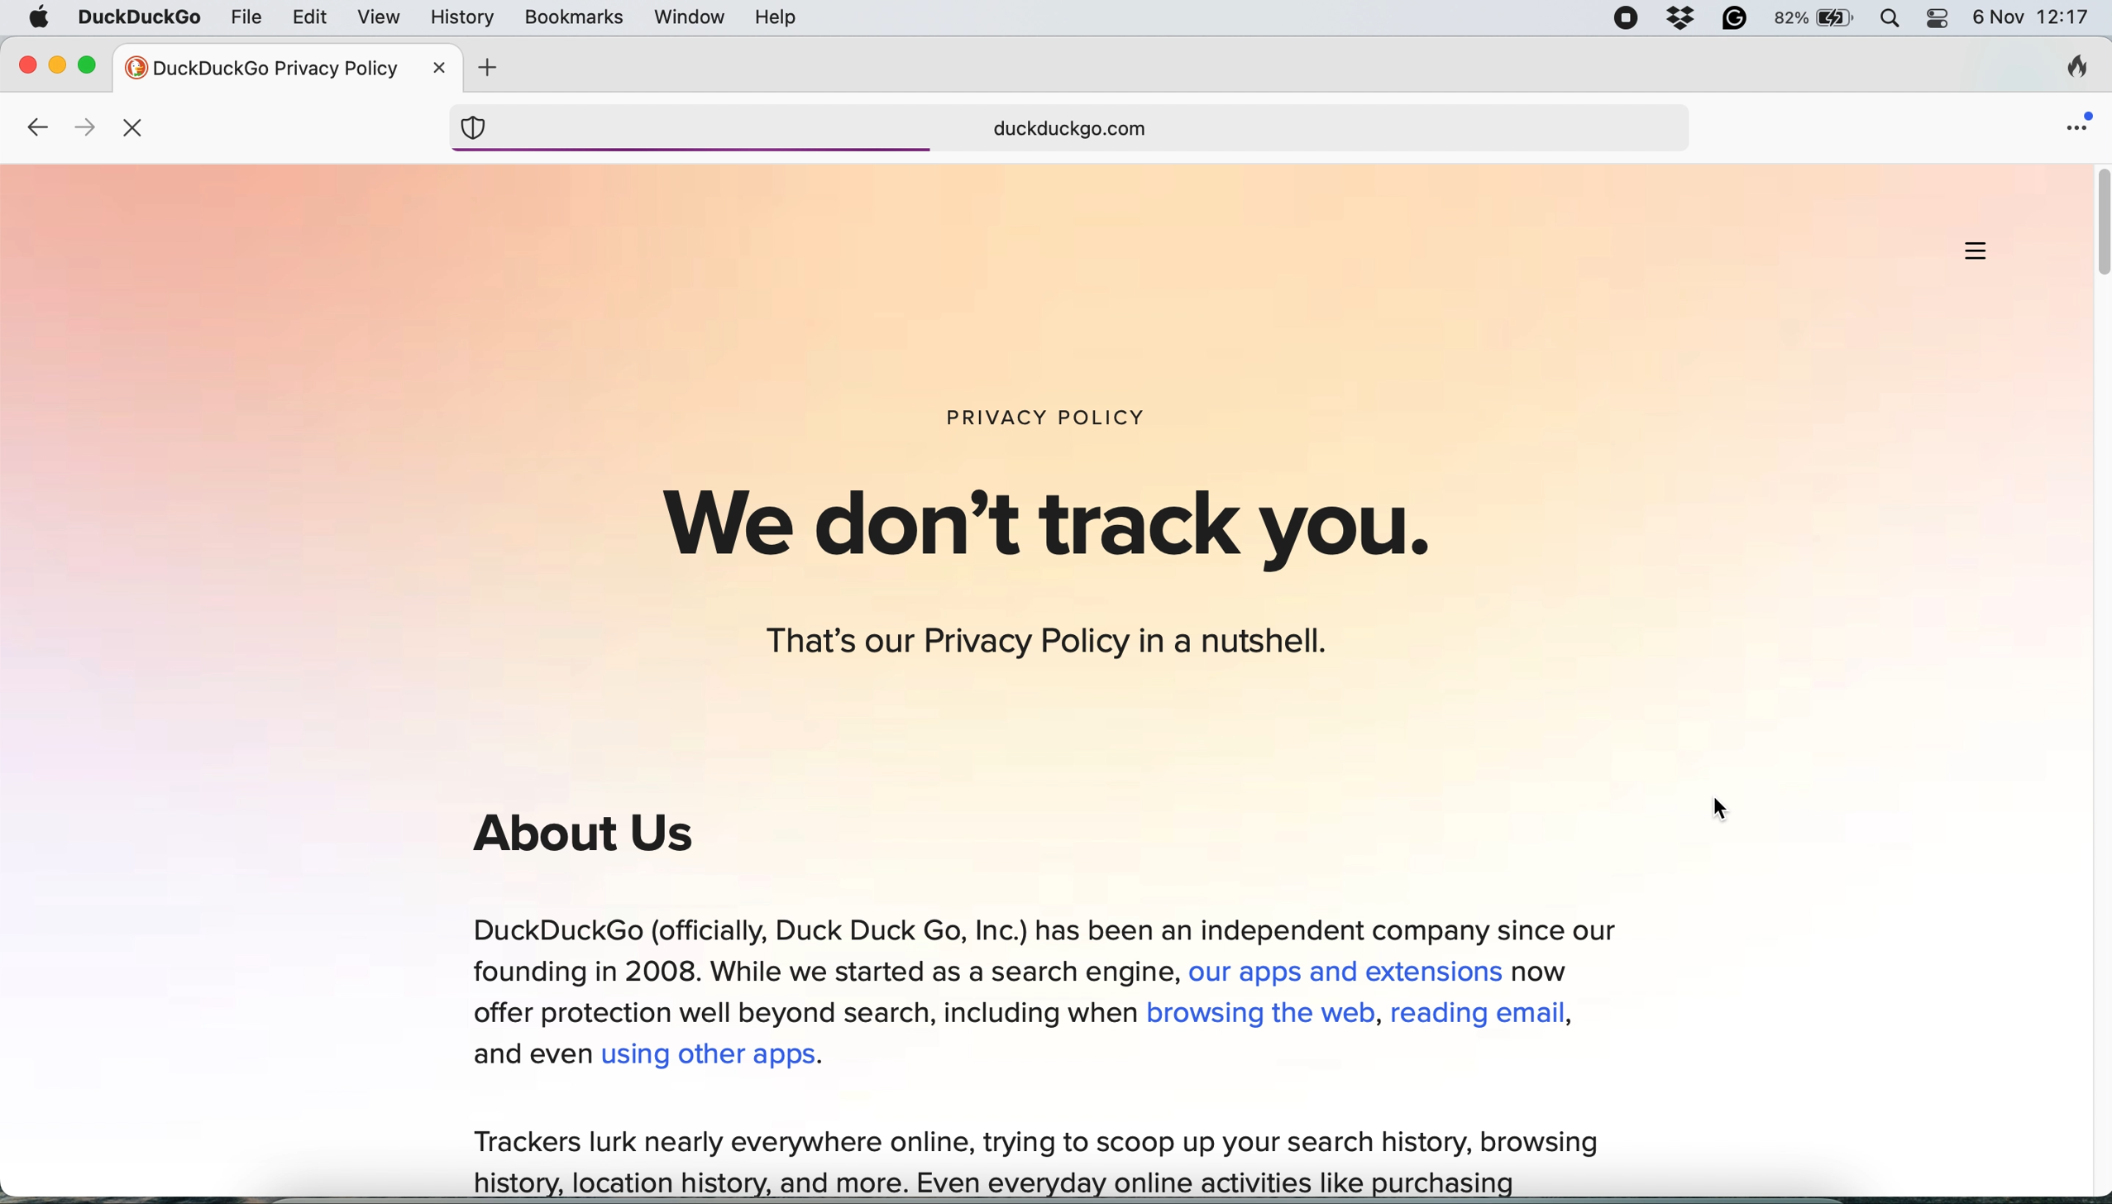 The width and height of the screenshot is (2112, 1204). Describe the element at coordinates (1072, 572) in the screenshot. I see `We don’t track you.
That’s our Privacy Policy in a nutshell.` at that location.